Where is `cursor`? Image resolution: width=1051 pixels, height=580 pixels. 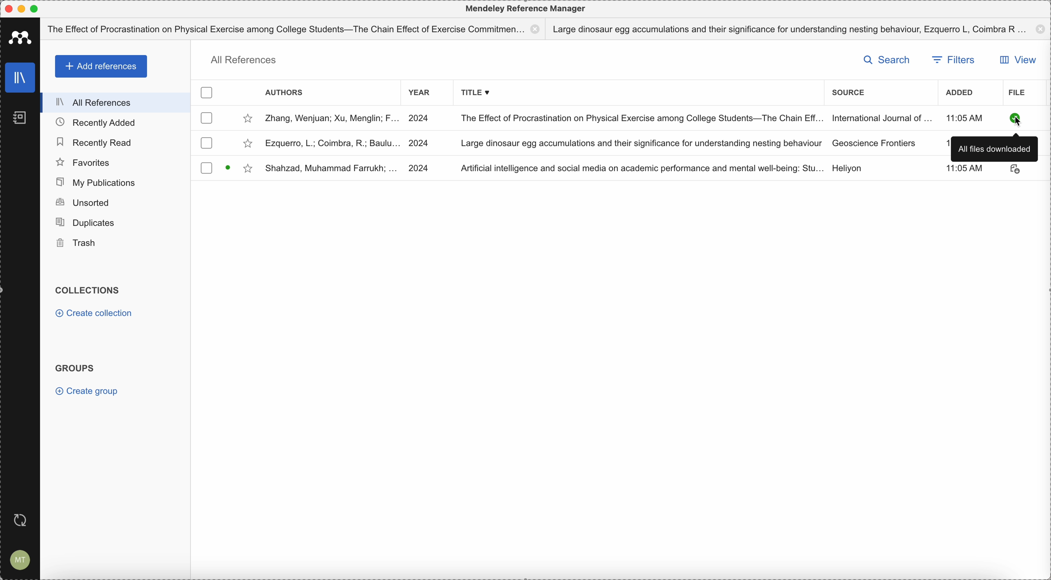
cursor is located at coordinates (1018, 122).